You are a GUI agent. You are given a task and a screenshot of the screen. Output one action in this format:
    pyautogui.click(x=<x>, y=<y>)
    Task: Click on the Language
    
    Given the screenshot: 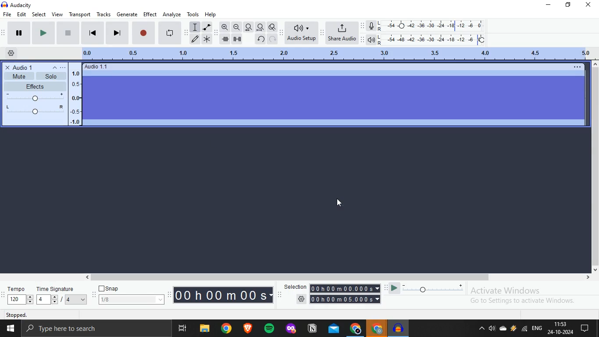 What is the action you would take?
    pyautogui.click(x=538, y=328)
    